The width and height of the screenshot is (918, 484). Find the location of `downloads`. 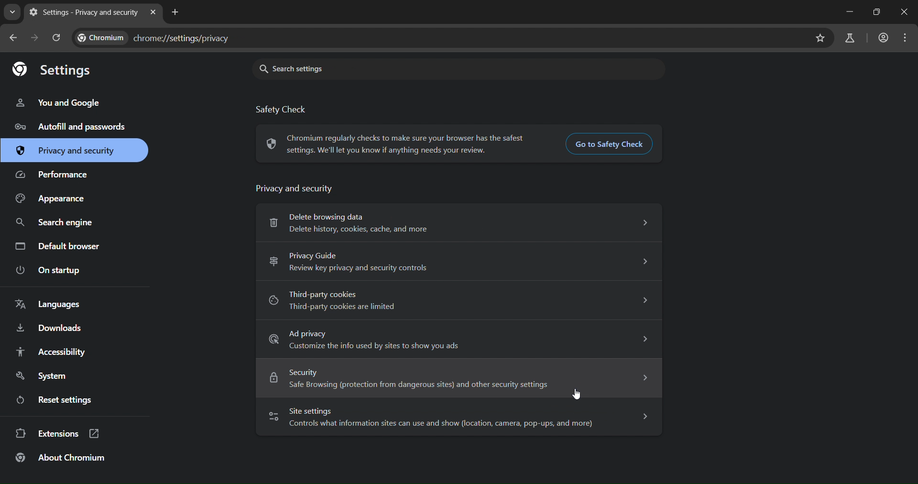

downloads is located at coordinates (54, 329).